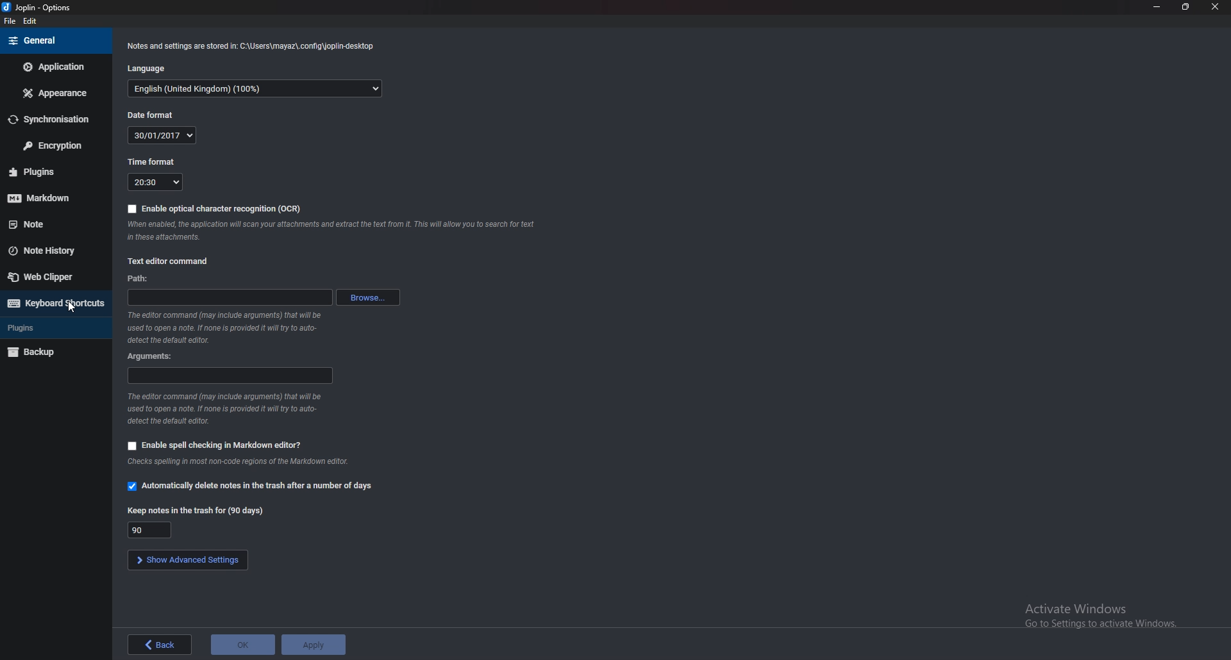 This screenshot has height=660, width=1231. What do you see at coordinates (244, 645) in the screenshot?
I see `ok` at bounding box center [244, 645].